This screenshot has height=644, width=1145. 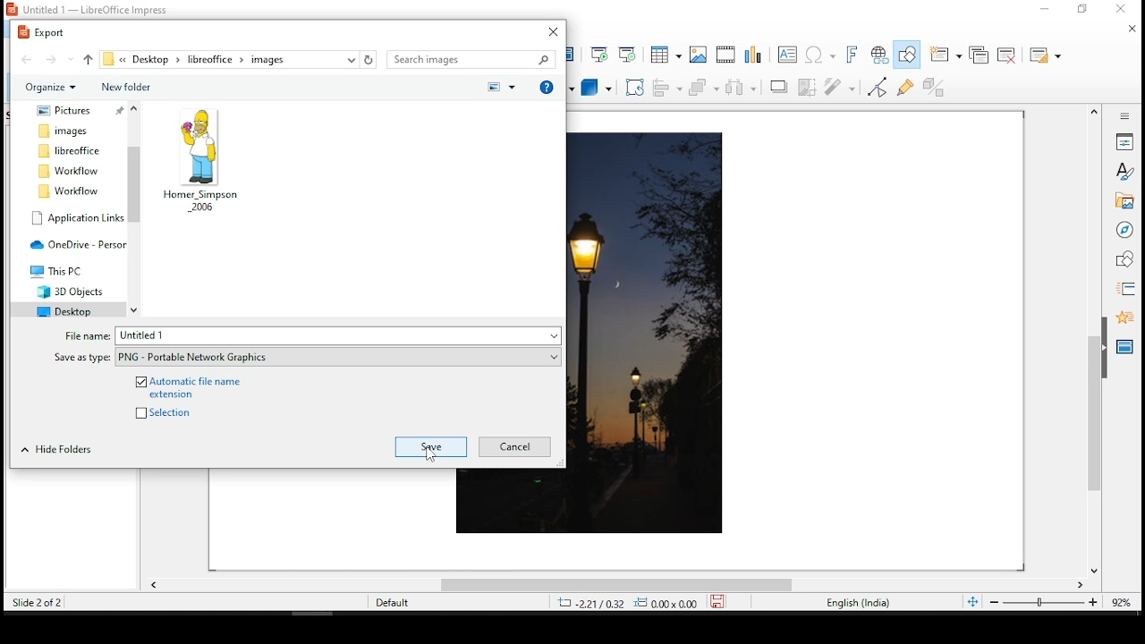 I want to click on folder, so click(x=64, y=111).